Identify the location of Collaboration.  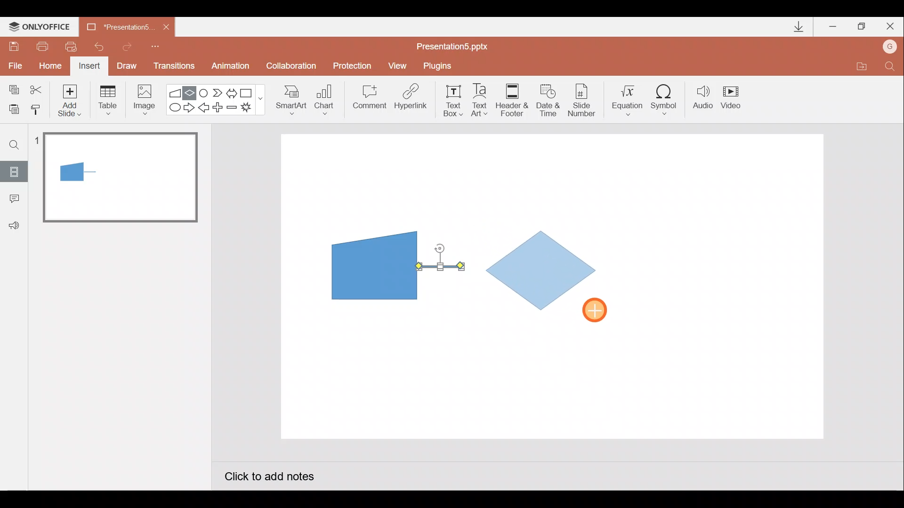
(293, 67).